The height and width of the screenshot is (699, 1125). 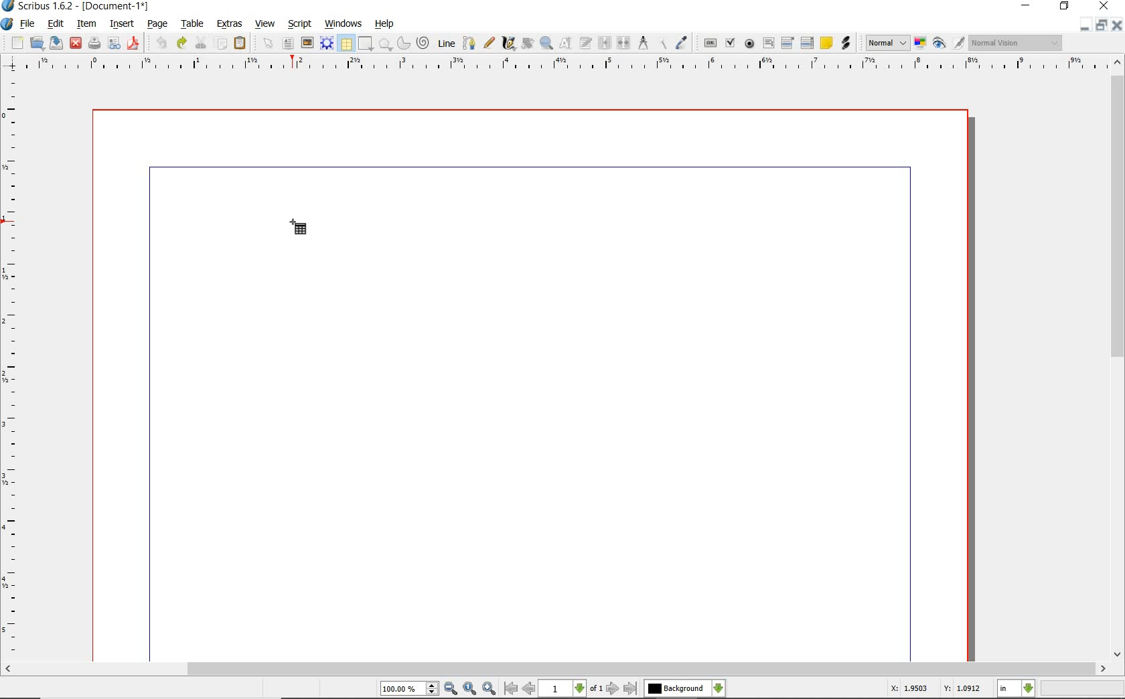 I want to click on go to last page, so click(x=631, y=688).